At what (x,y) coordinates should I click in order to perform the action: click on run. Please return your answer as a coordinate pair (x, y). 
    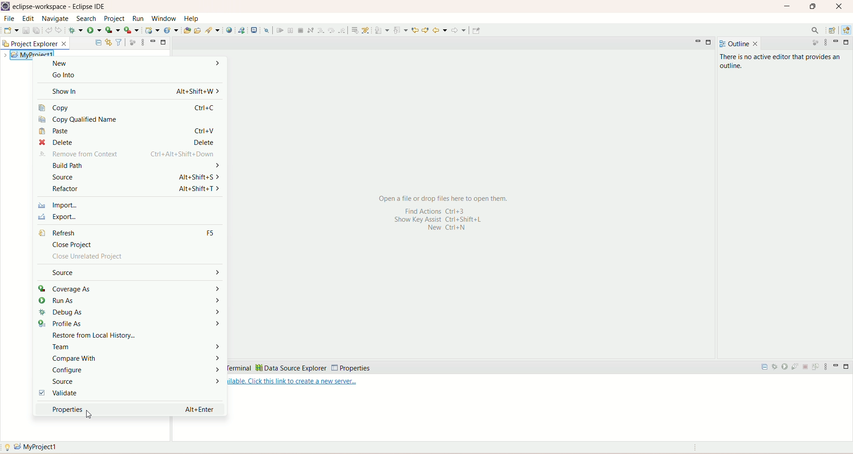
    Looking at the image, I should click on (96, 30).